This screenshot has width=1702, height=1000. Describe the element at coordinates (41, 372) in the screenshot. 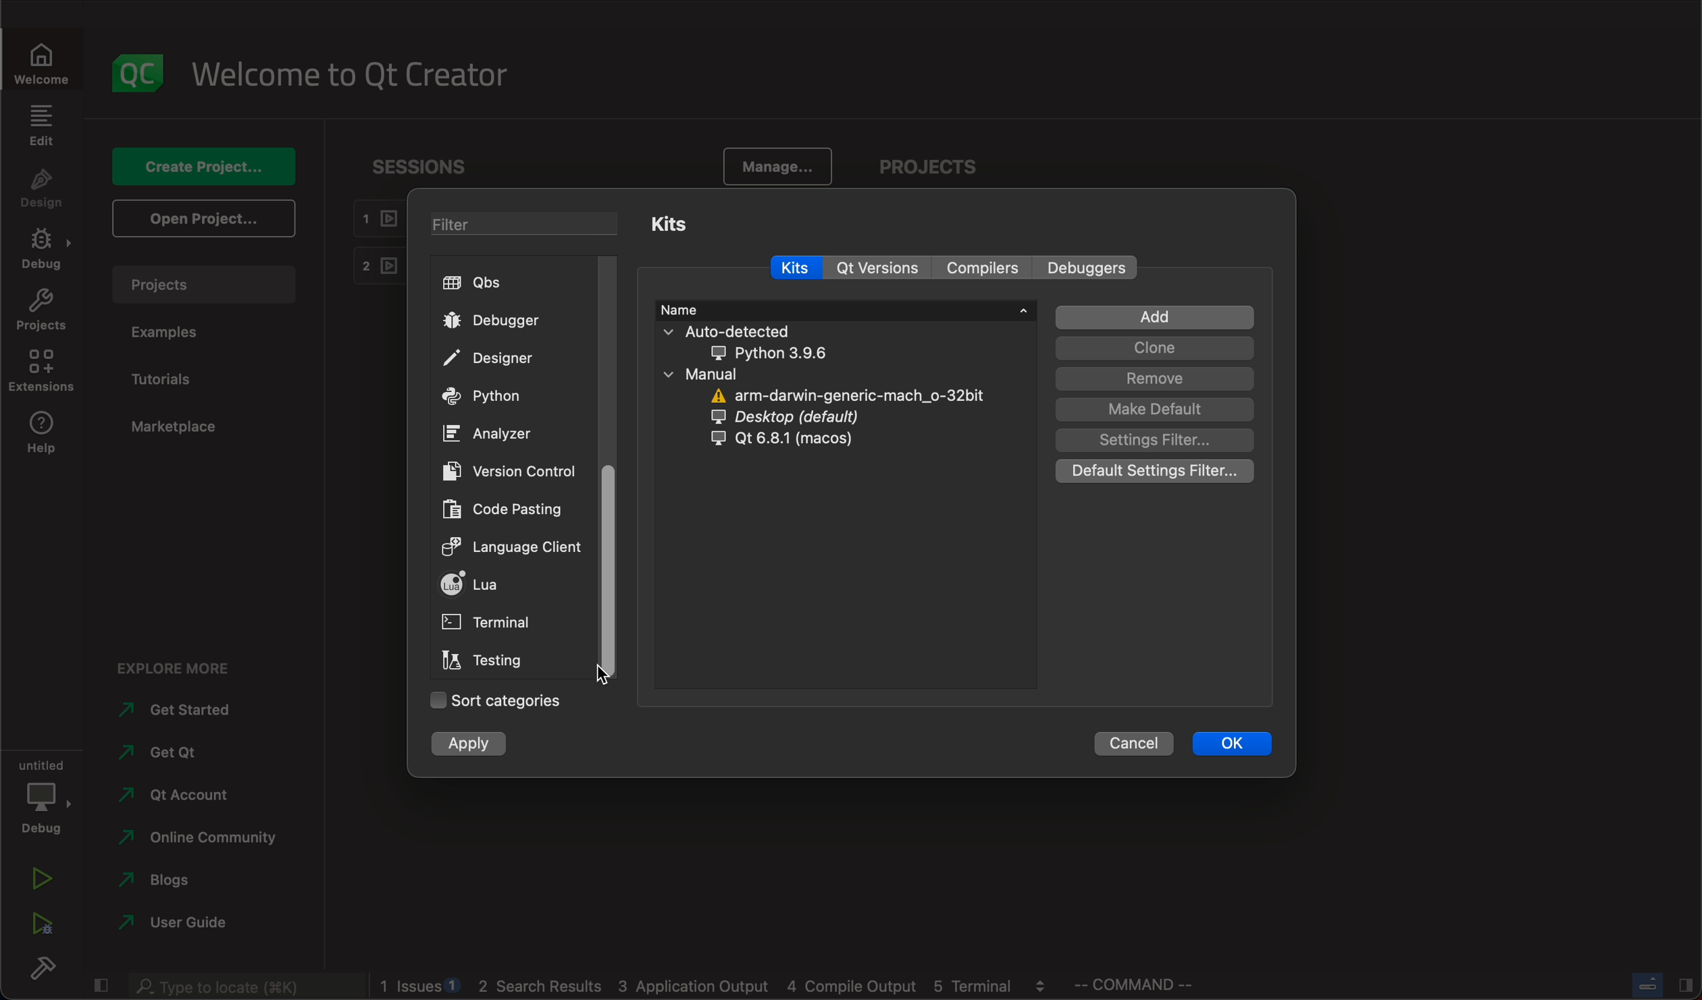

I see `extensions` at that location.